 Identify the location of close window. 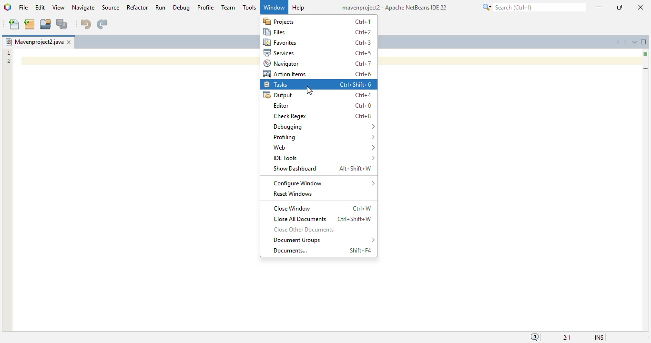
(292, 208).